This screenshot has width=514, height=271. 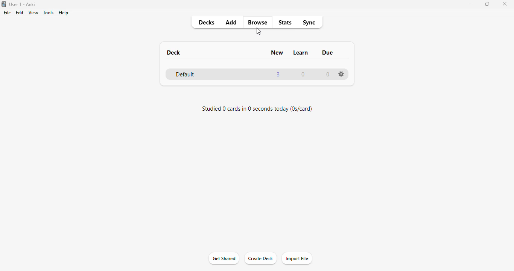 I want to click on add, so click(x=232, y=23).